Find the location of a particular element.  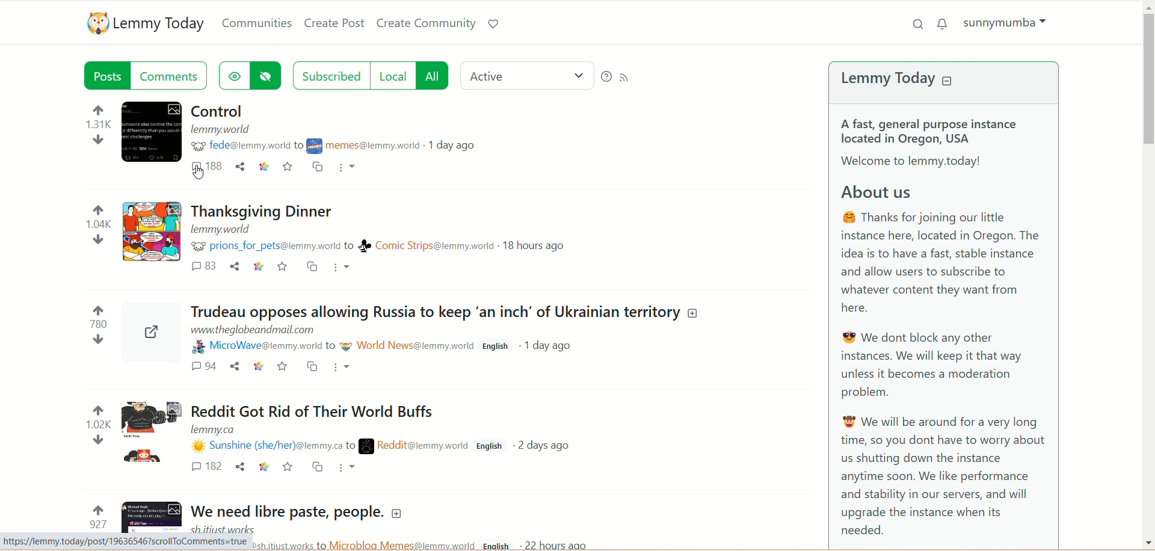

more is located at coordinates (348, 268).